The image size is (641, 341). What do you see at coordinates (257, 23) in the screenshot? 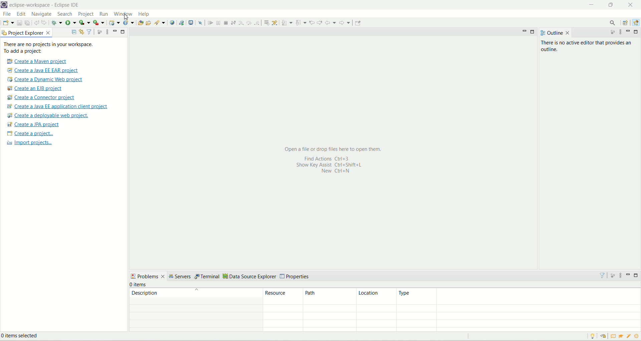
I see `step return` at bounding box center [257, 23].